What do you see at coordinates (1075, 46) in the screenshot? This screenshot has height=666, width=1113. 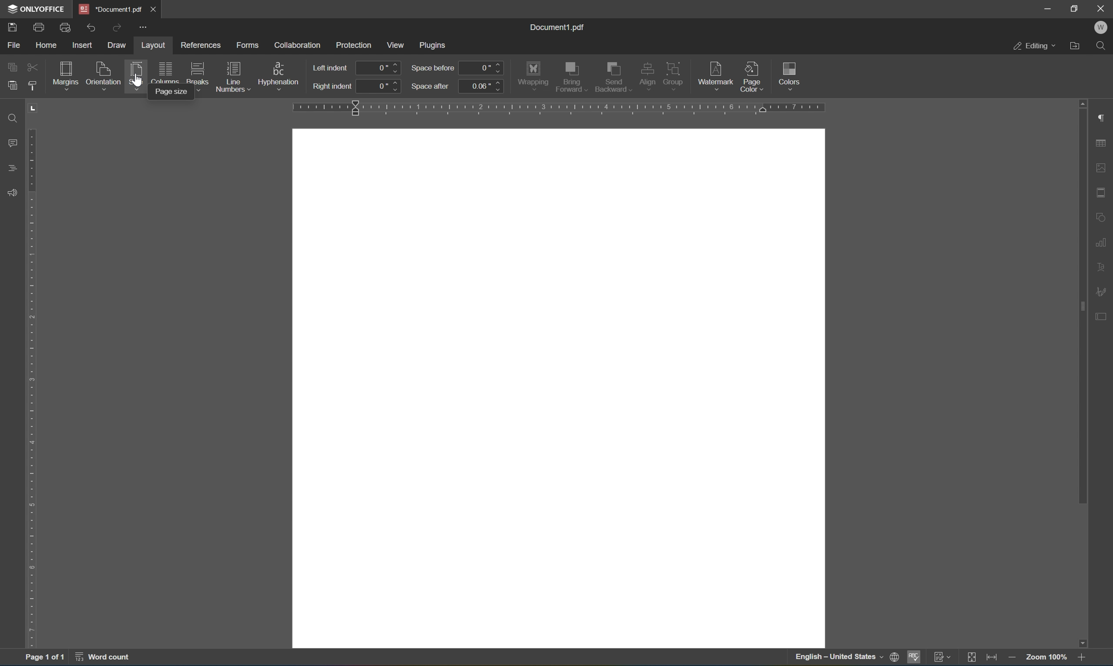 I see `open file location` at bounding box center [1075, 46].